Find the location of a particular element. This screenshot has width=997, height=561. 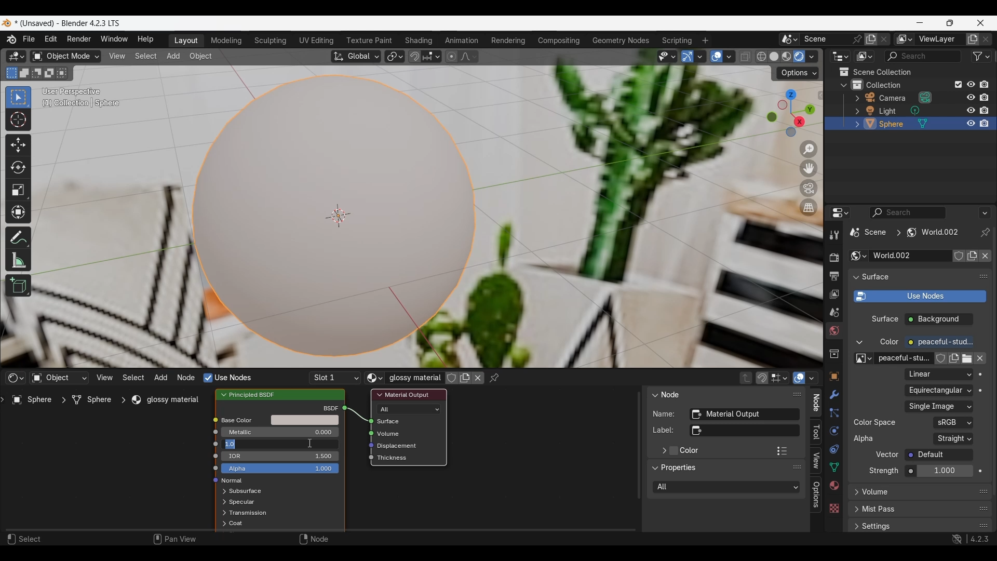

Collapse principled BSDF is located at coordinates (224, 395).